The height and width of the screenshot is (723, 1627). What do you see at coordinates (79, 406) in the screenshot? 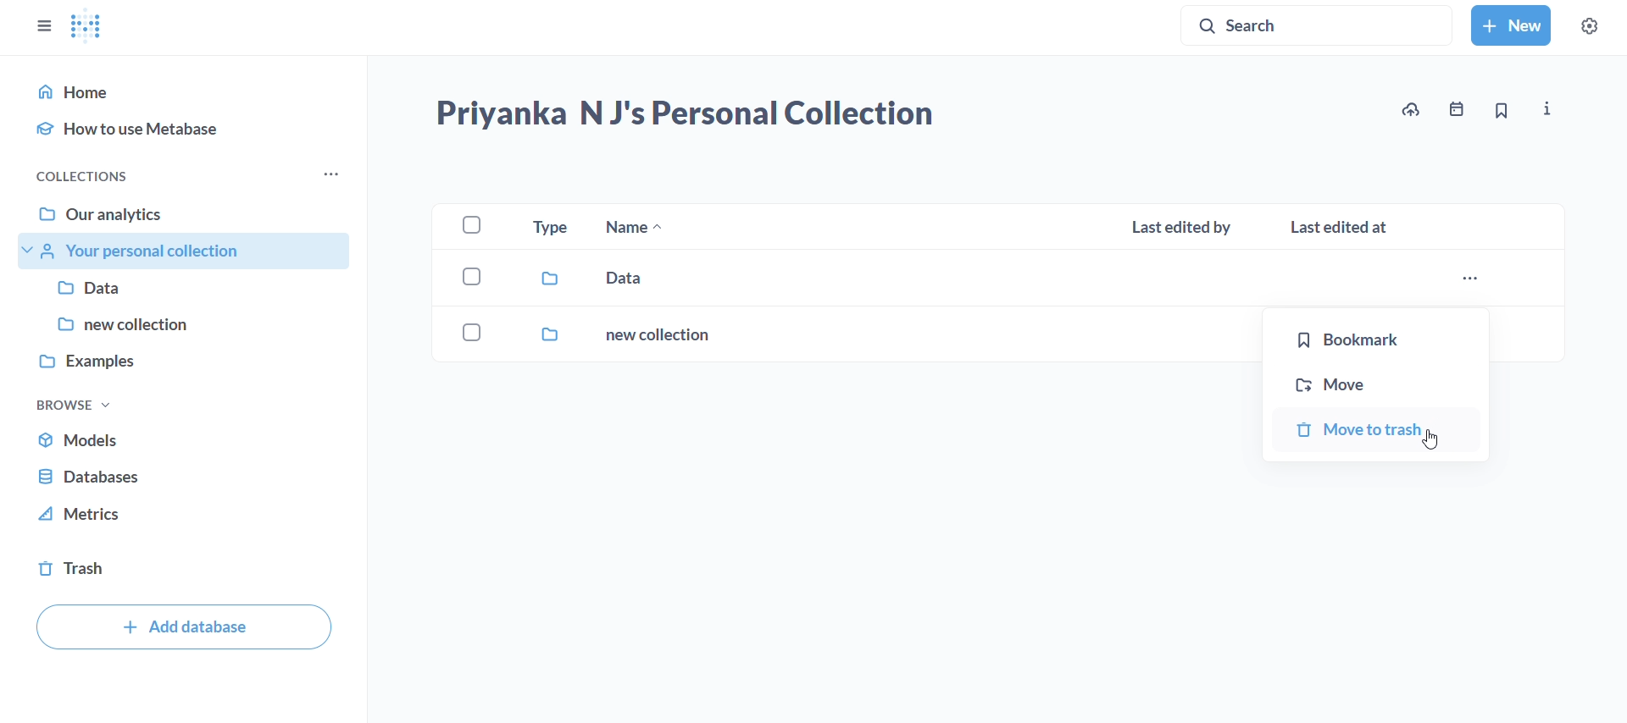
I see `browse` at bounding box center [79, 406].